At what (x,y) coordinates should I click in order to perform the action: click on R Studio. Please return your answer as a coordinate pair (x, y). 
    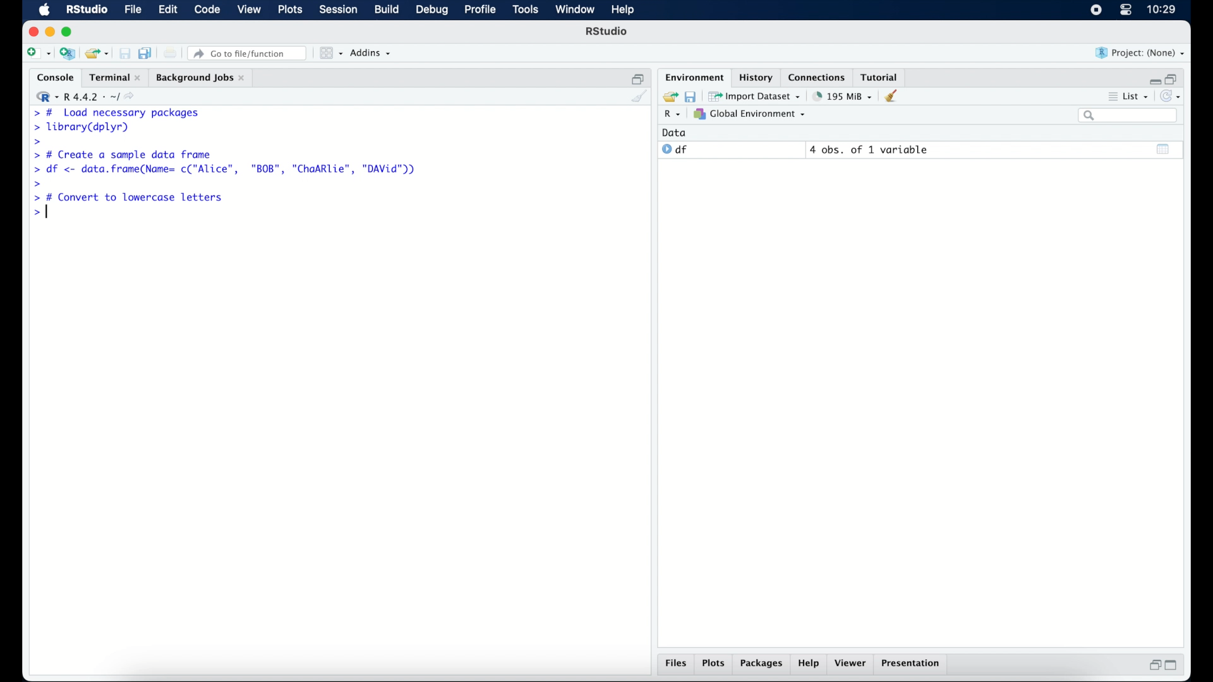
    Looking at the image, I should click on (608, 33).